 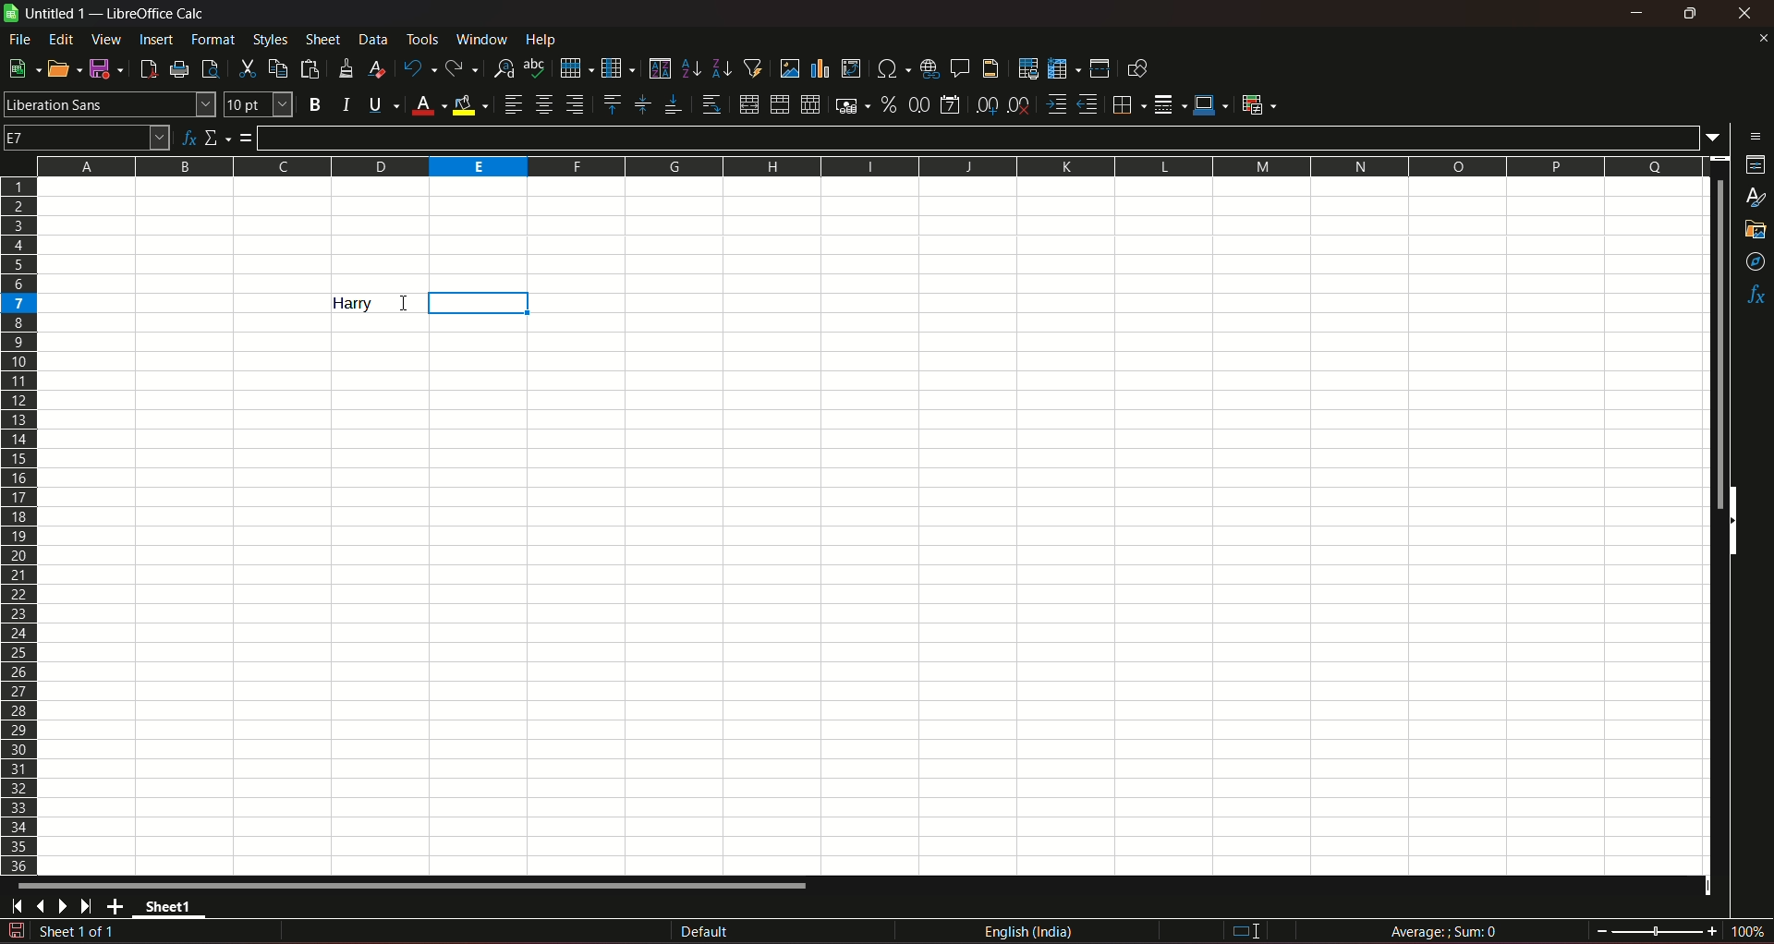 I want to click on side scrollbars, so click(x=1732, y=521).